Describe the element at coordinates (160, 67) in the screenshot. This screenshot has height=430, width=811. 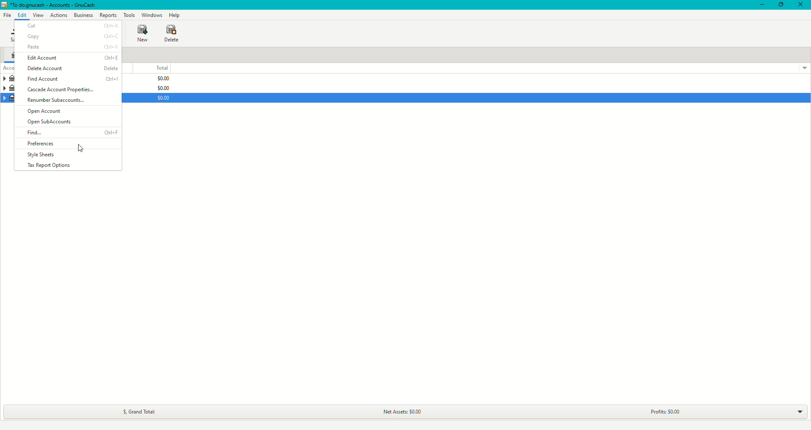
I see `Total` at that location.